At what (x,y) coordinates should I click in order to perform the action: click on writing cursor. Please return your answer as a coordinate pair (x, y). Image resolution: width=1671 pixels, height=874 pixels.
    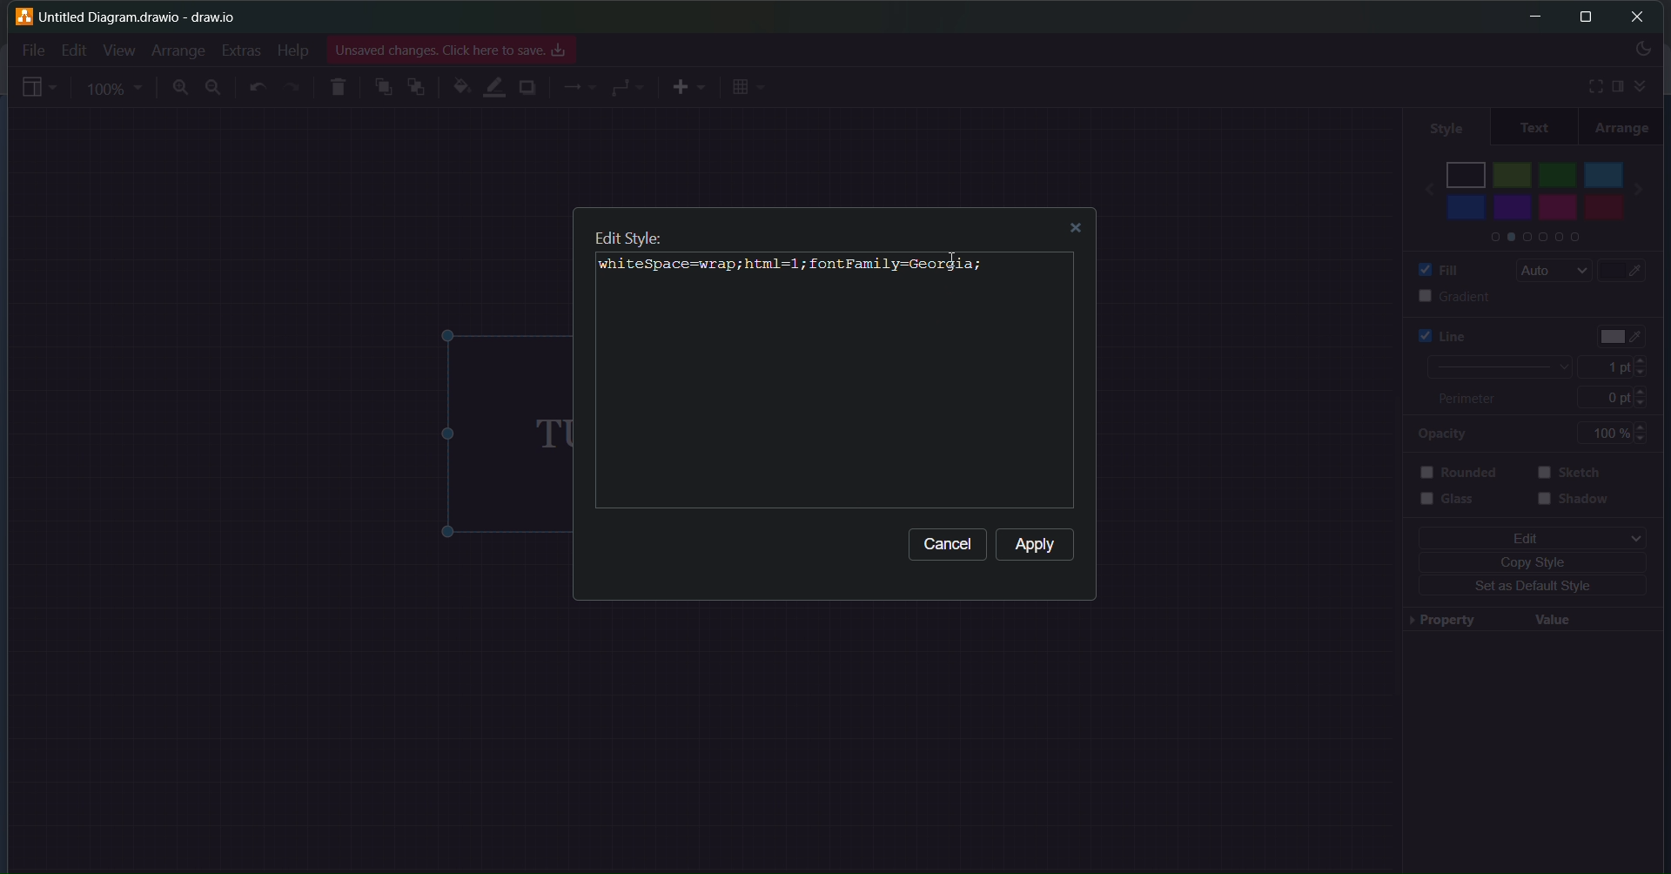
    Looking at the image, I should click on (621, 262).